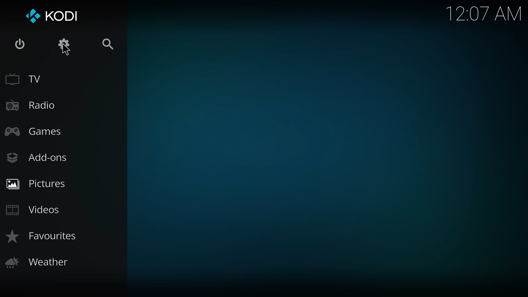 Image resolution: width=528 pixels, height=297 pixels. What do you see at coordinates (111, 45) in the screenshot?
I see `search` at bounding box center [111, 45].